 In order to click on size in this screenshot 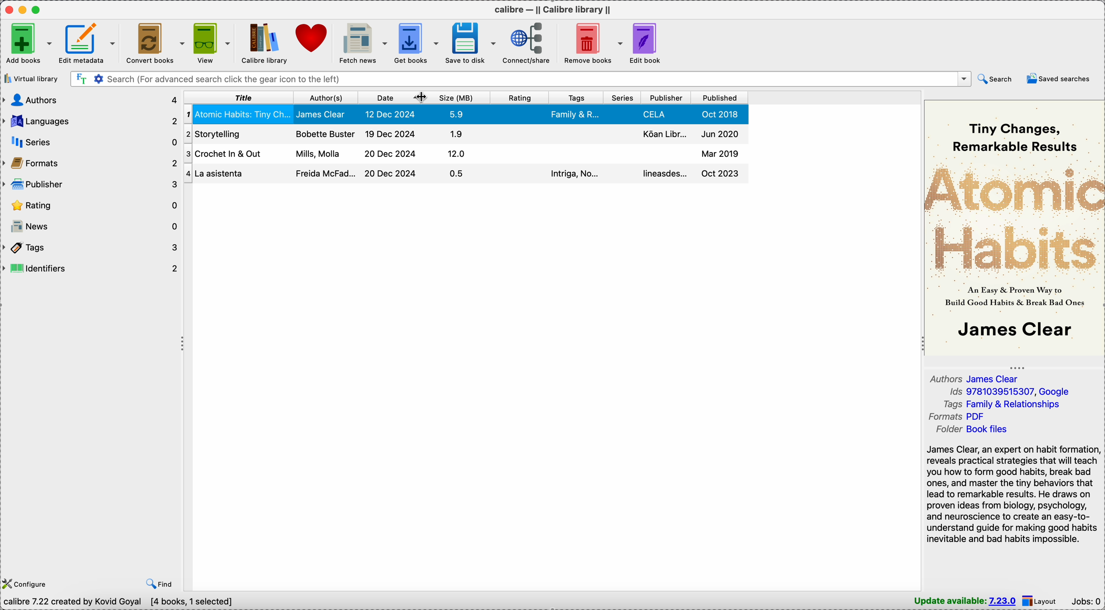, I will do `click(461, 97)`.